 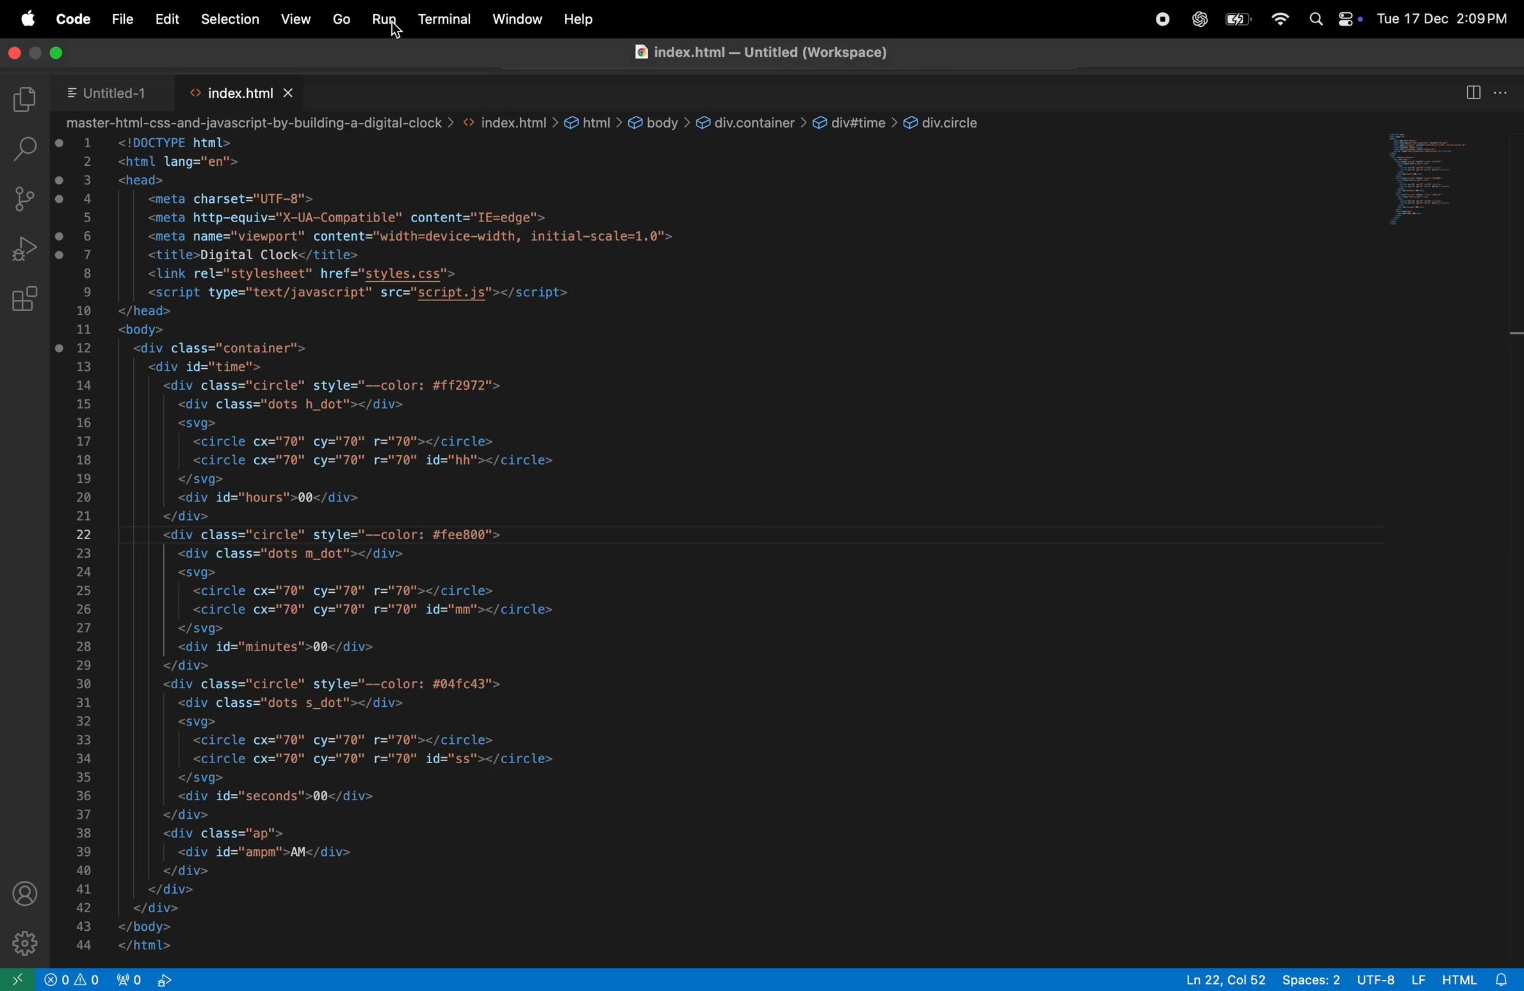 I want to click on no live ports forwarded, so click(x=166, y=980).